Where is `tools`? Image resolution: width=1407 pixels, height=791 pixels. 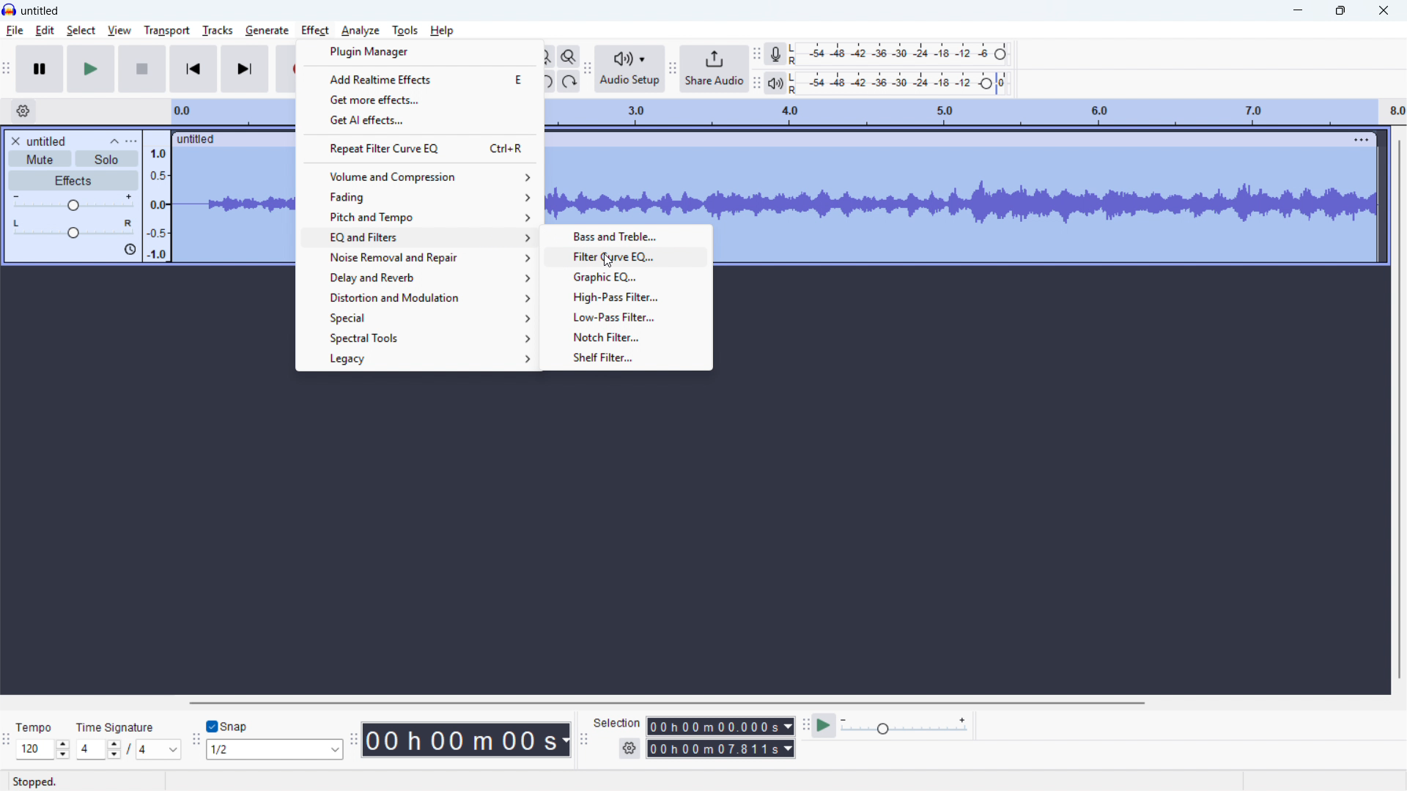
tools is located at coordinates (405, 29).